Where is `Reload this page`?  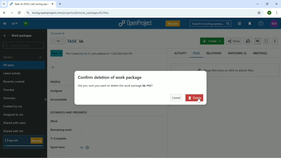 Reload this page is located at coordinates (20, 13).